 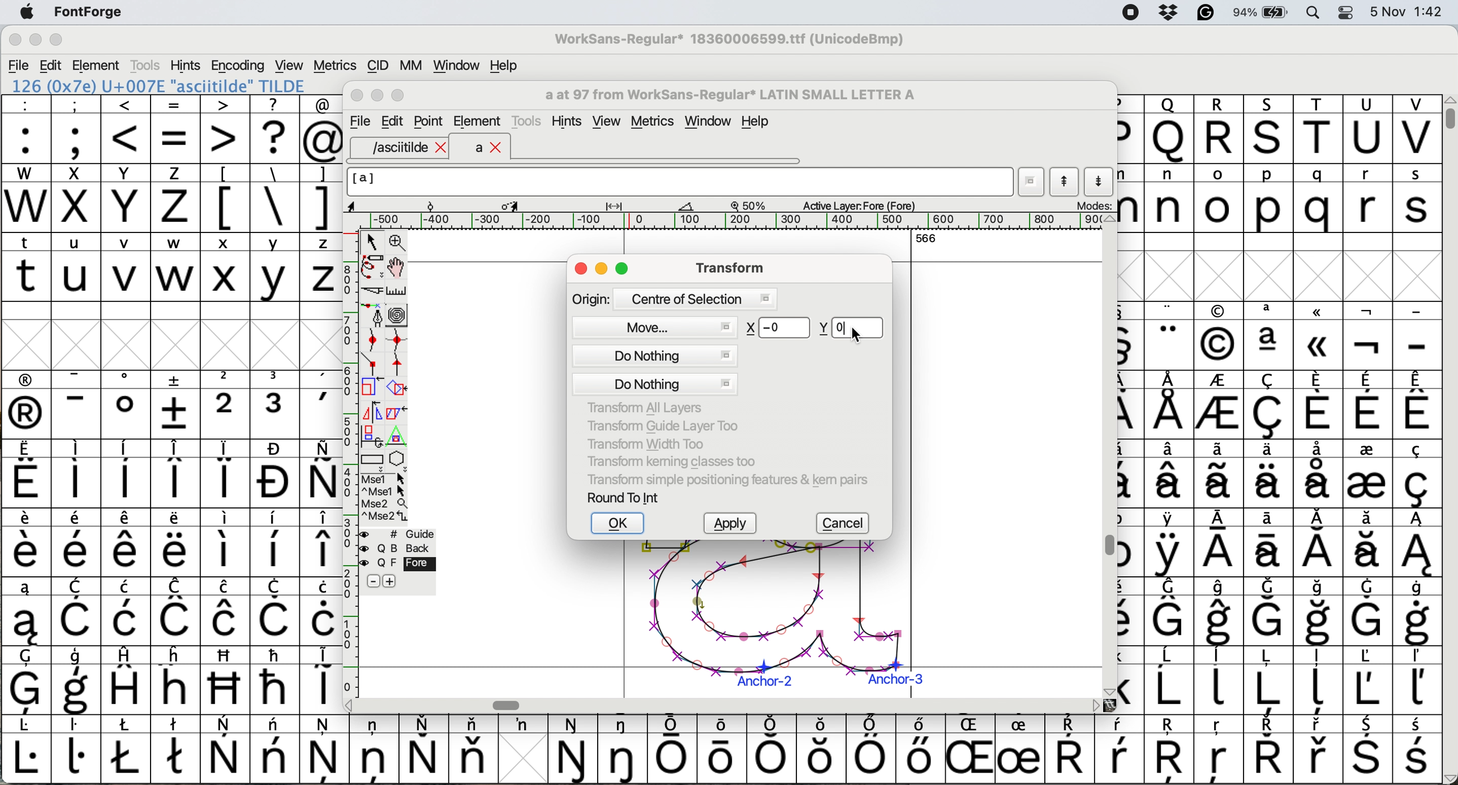 I want to click on measure distance, so click(x=398, y=291).